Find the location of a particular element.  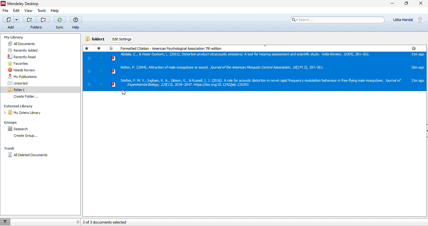

research is located at coordinates (26, 130).